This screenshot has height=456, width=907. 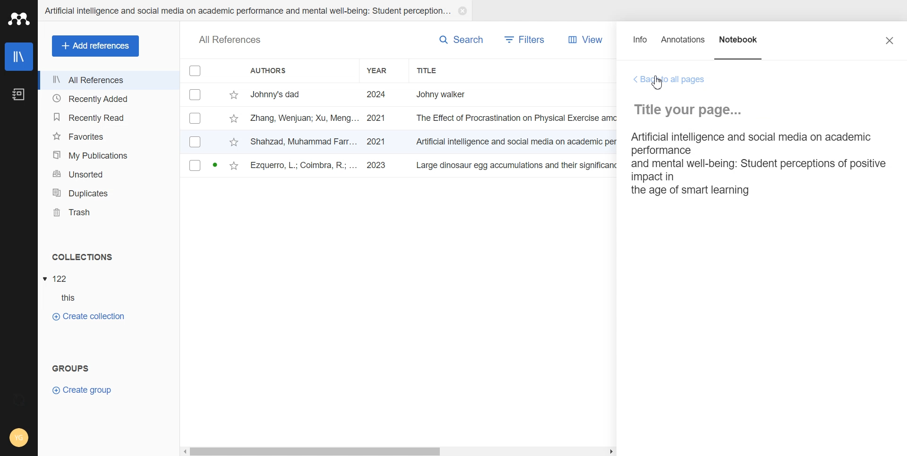 I want to click on Cursor, so click(x=659, y=83).